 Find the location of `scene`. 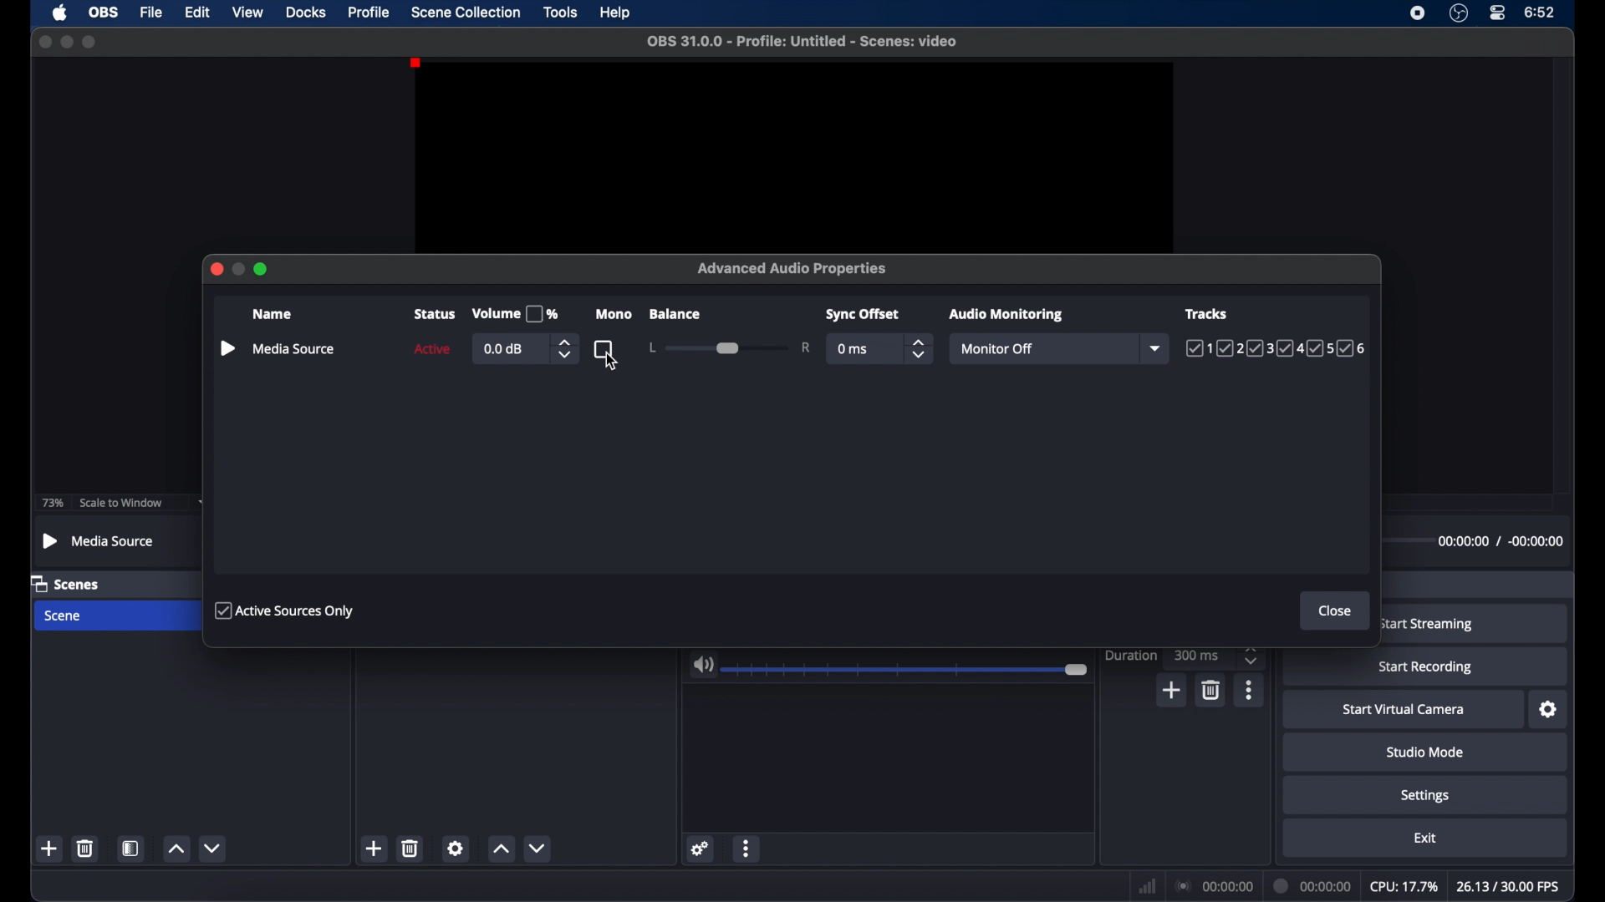

scene is located at coordinates (64, 616).